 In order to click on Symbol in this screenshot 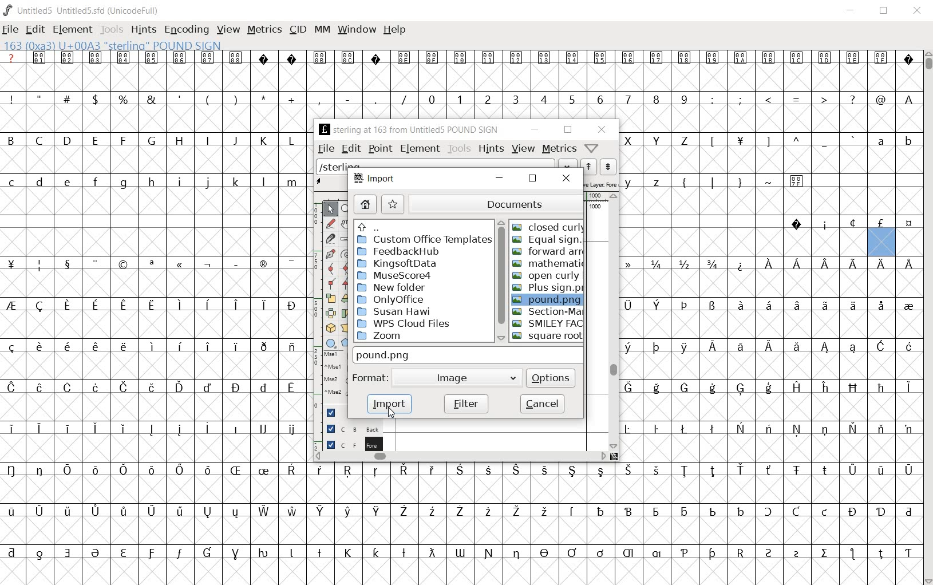, I will do `click(545, 59)`.